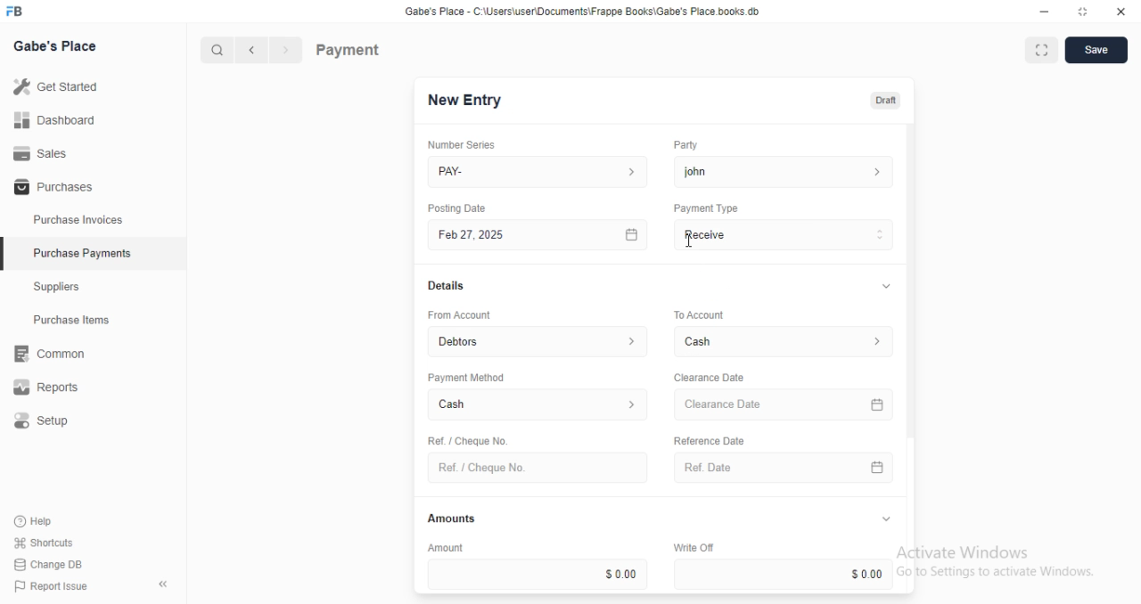 This screenshot has width=1141, height=604. I want to click on search, so click(218, 51).